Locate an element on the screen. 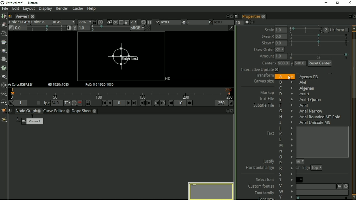 The image size is (356, 200). Amiri is located at coordinates (305, 94).